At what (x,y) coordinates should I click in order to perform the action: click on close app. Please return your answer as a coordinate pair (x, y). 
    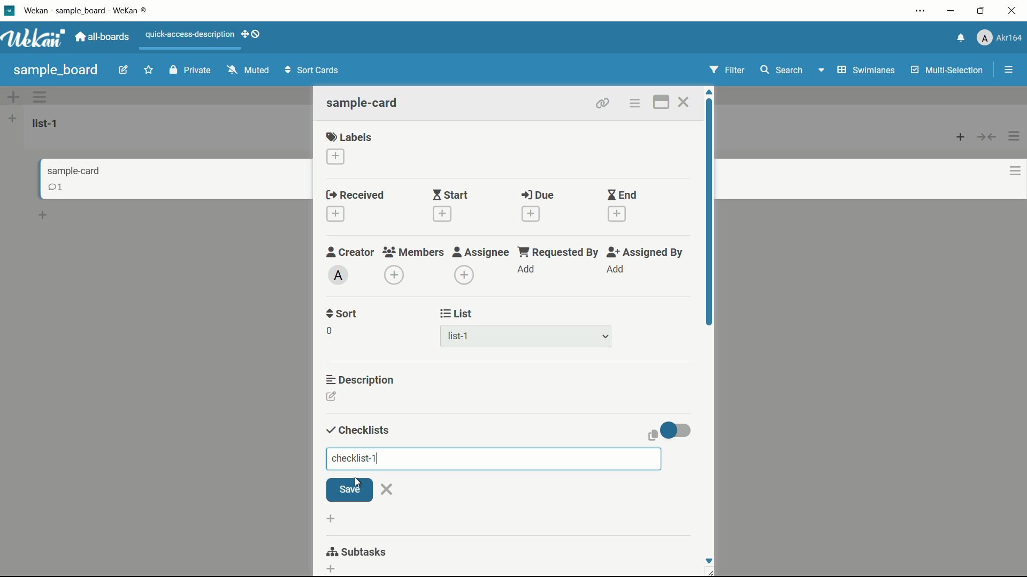
    Looking at the image, I should click on (1014, 11).